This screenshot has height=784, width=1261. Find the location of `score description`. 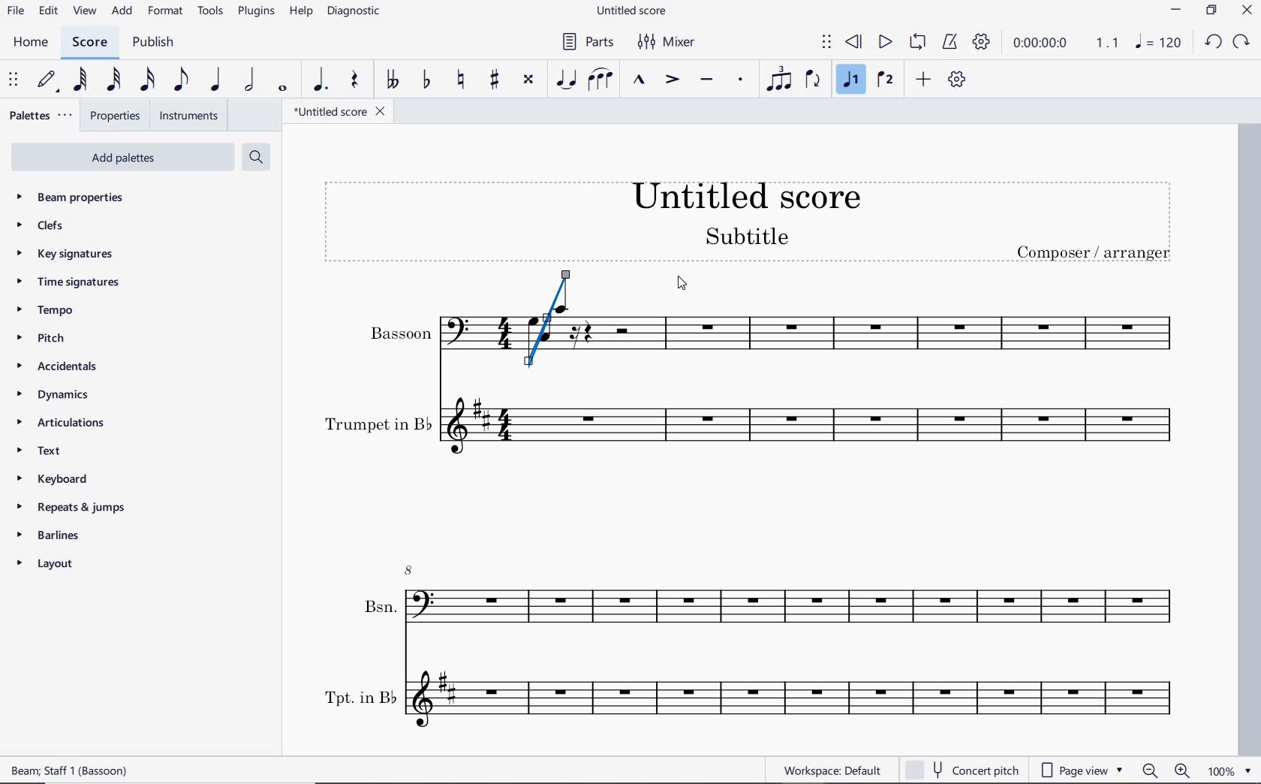

score description is located at coordinates (71, 772).